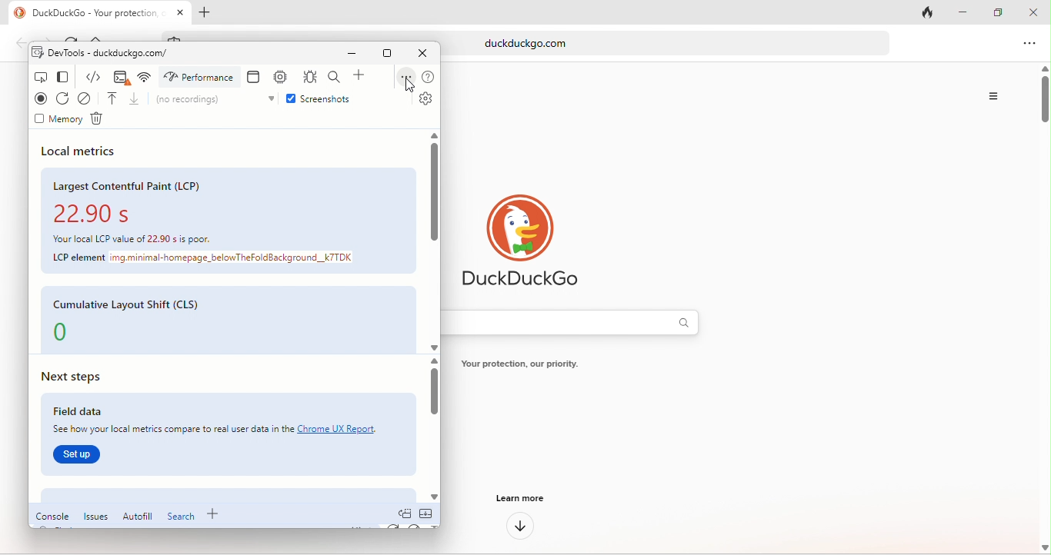 This screenshot has width=1051, height=555. I want to click on add, so click(207, 12).